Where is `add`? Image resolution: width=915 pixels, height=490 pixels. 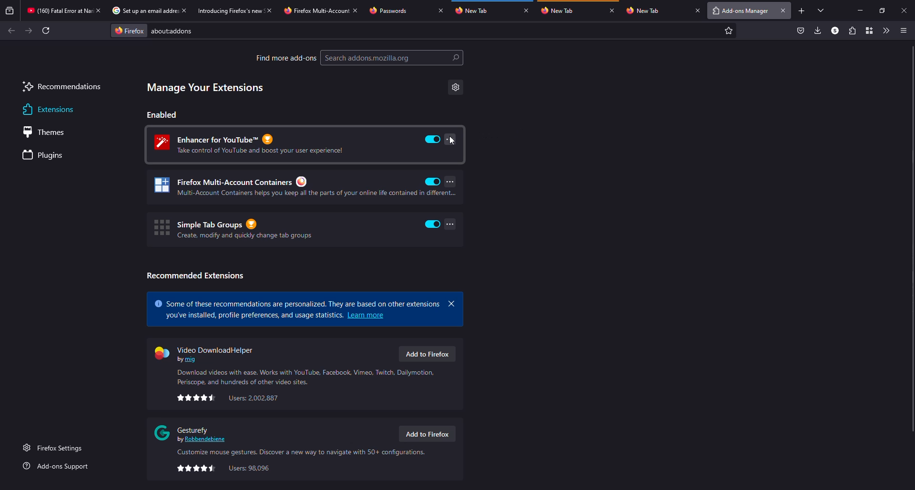
add is located at coordinates (802, 11).